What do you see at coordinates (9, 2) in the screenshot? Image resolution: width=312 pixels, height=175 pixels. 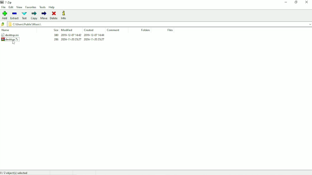 I see `7 - Zip` at bounding box center [9, 2].